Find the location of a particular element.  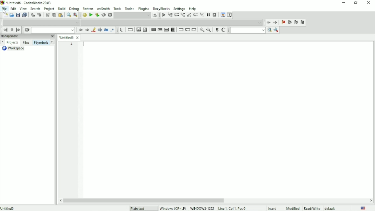

Fortran is located at coordinates (88, 8).